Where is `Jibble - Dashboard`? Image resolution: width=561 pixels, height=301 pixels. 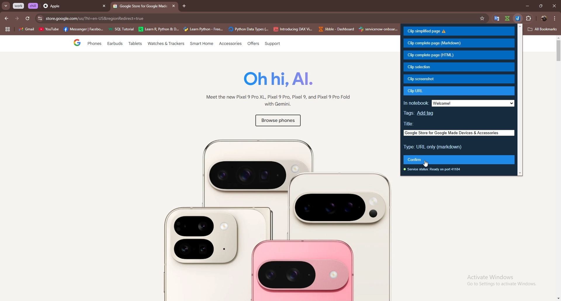
Jibble - Dashboard is located at coordinates (335, 29).